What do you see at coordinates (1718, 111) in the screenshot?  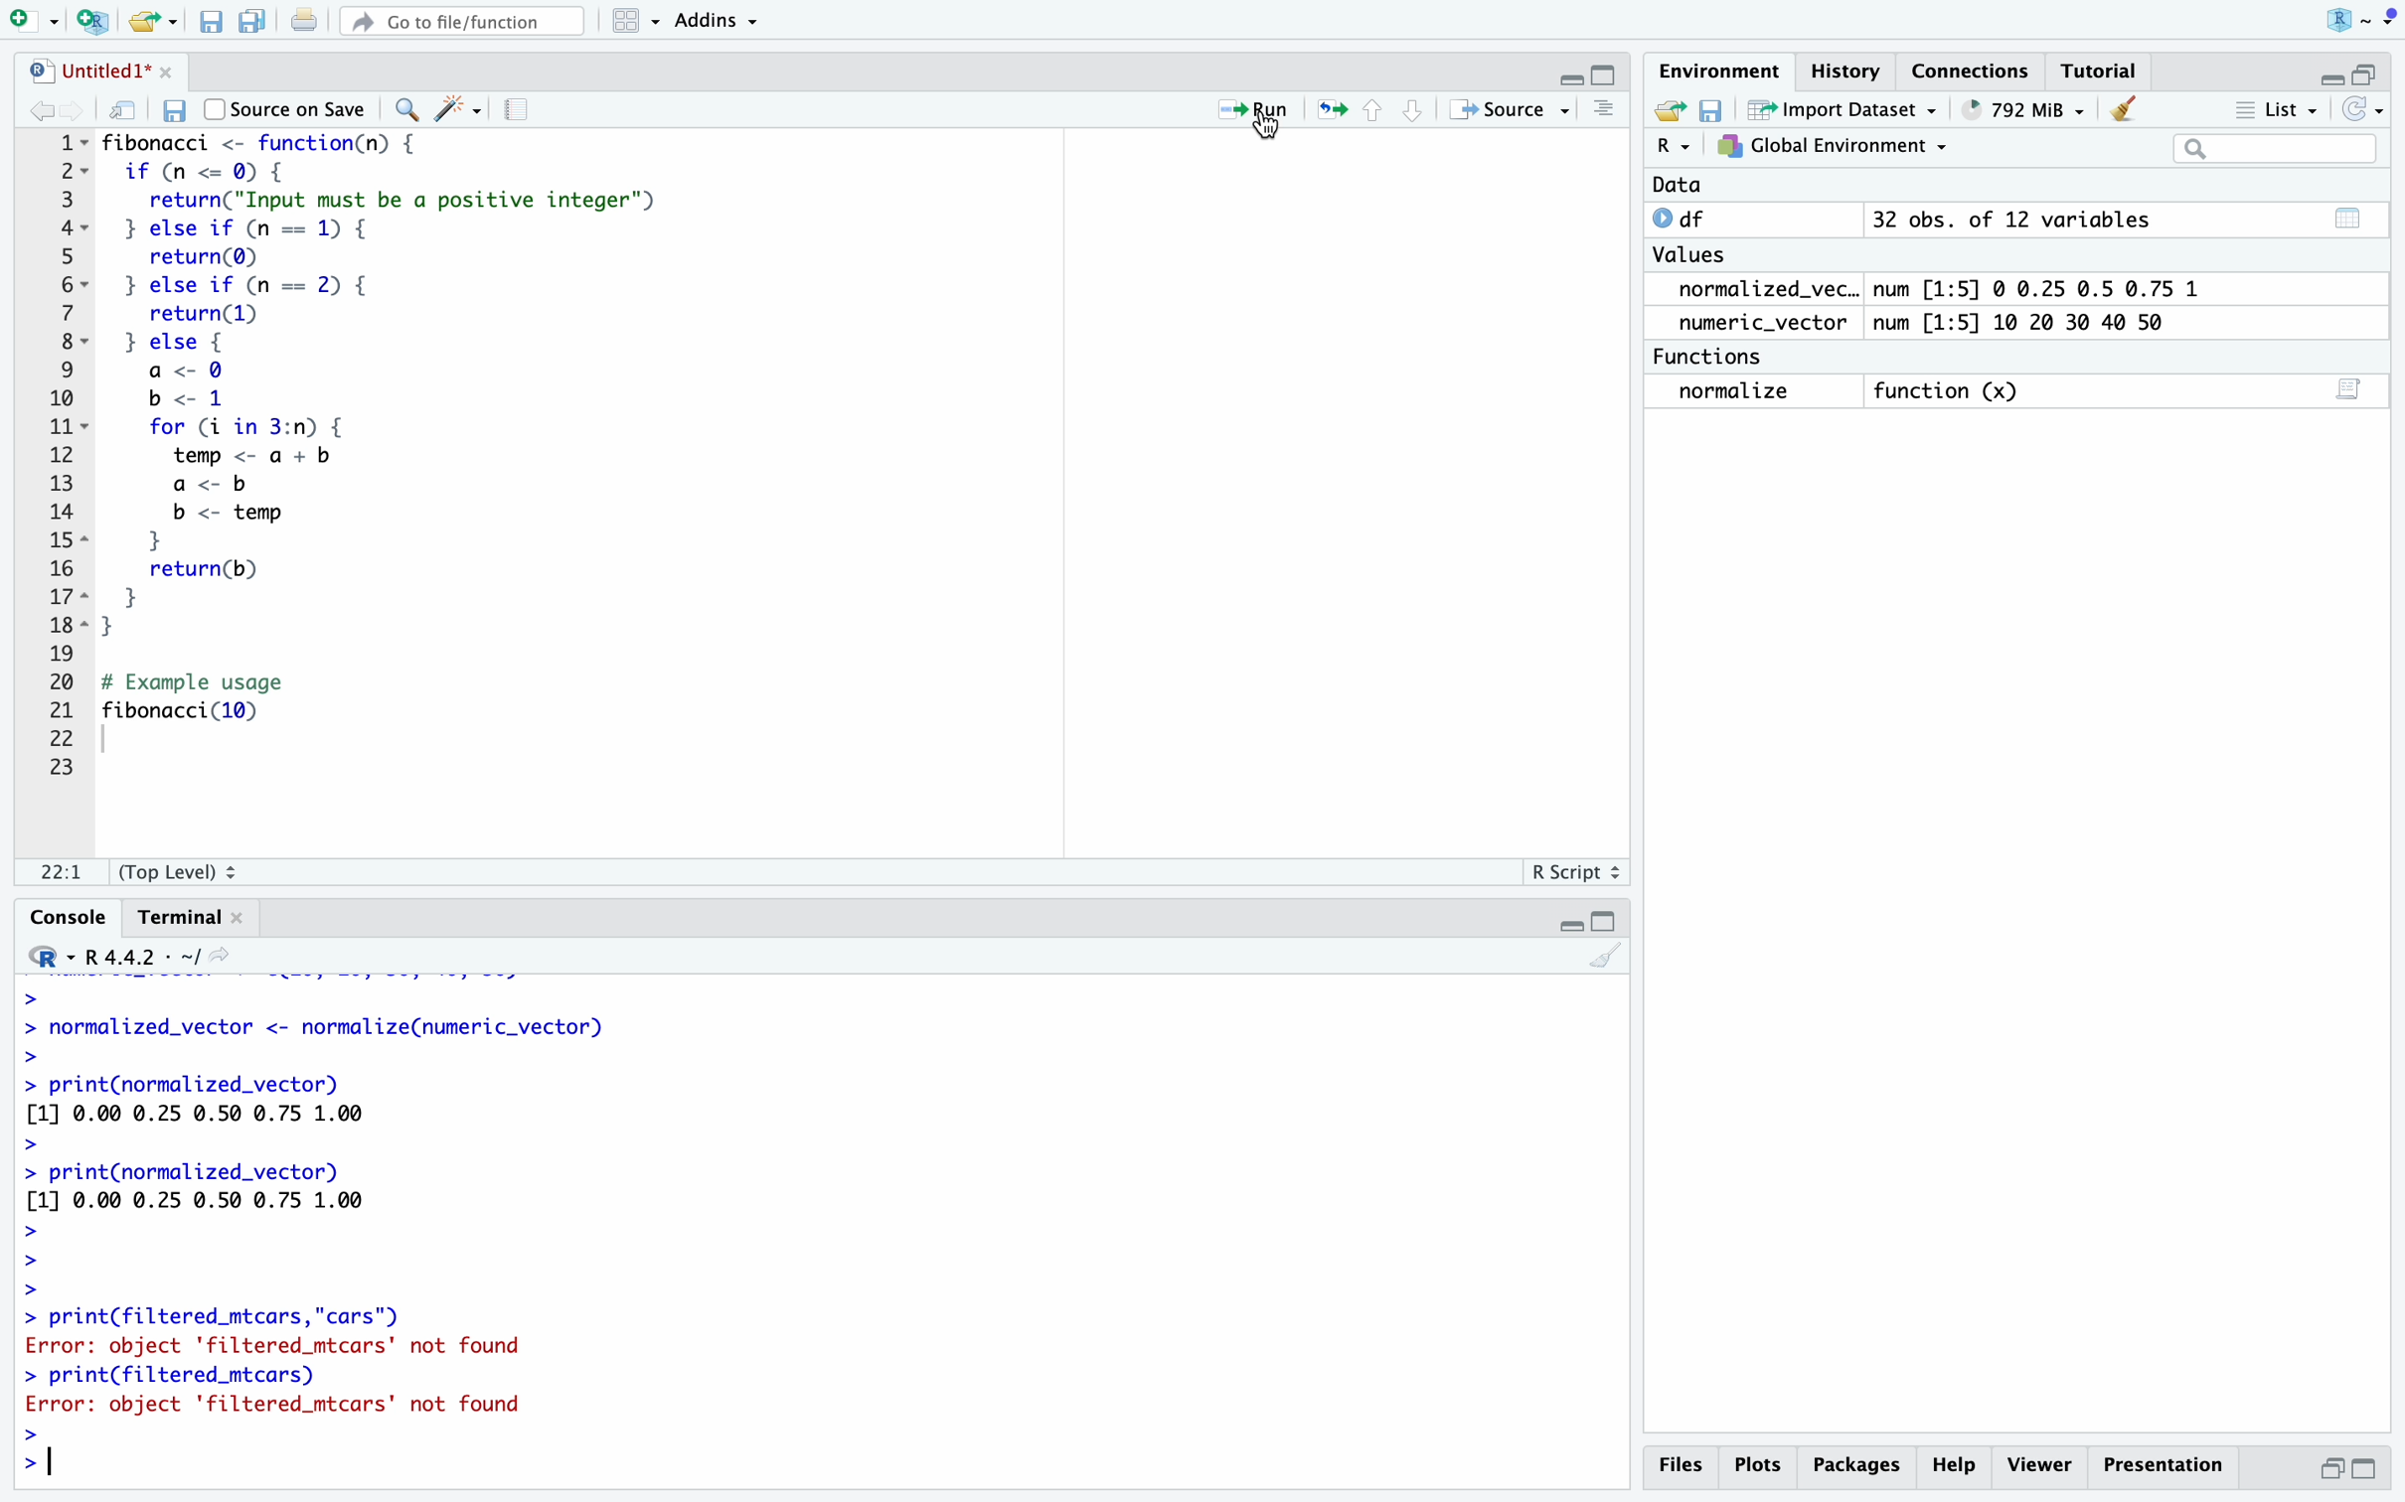 I see `save workspace as` at bounding box center [1718, 111].